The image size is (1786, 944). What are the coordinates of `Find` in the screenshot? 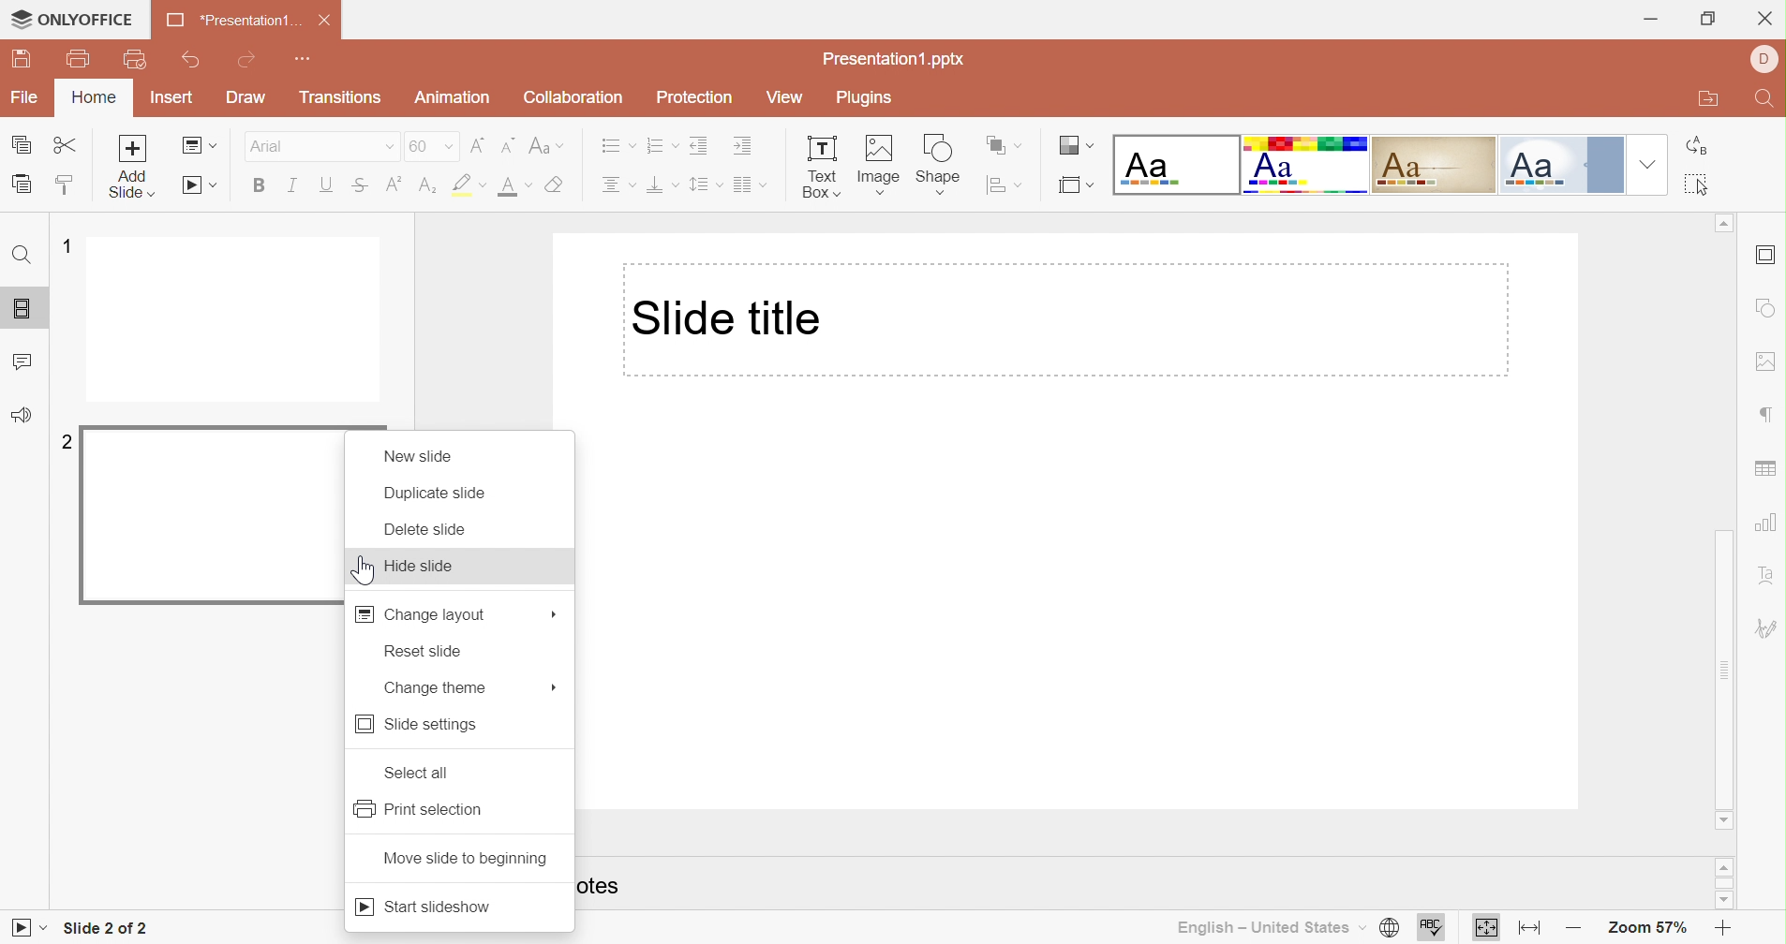 It's located at (1766, 100).